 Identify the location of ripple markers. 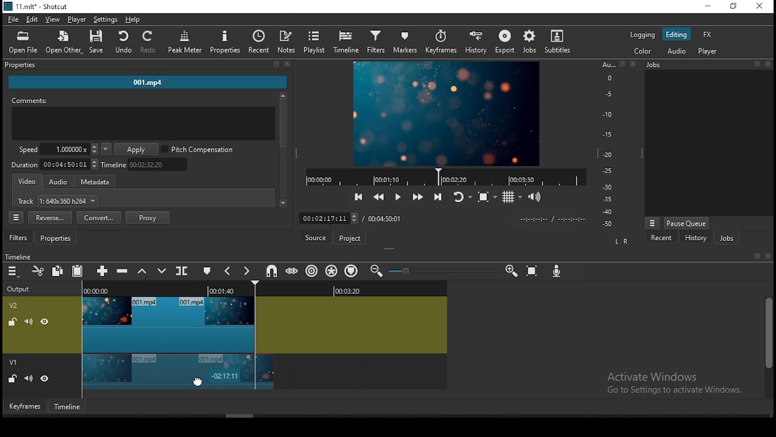
(350, 271).